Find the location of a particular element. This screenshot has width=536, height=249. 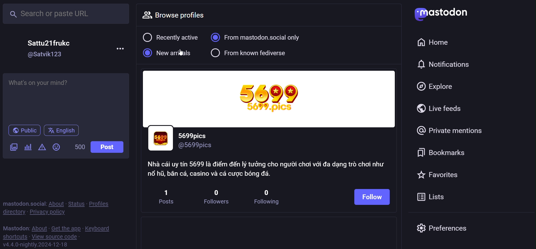

status is located at coordinates (75, 203).